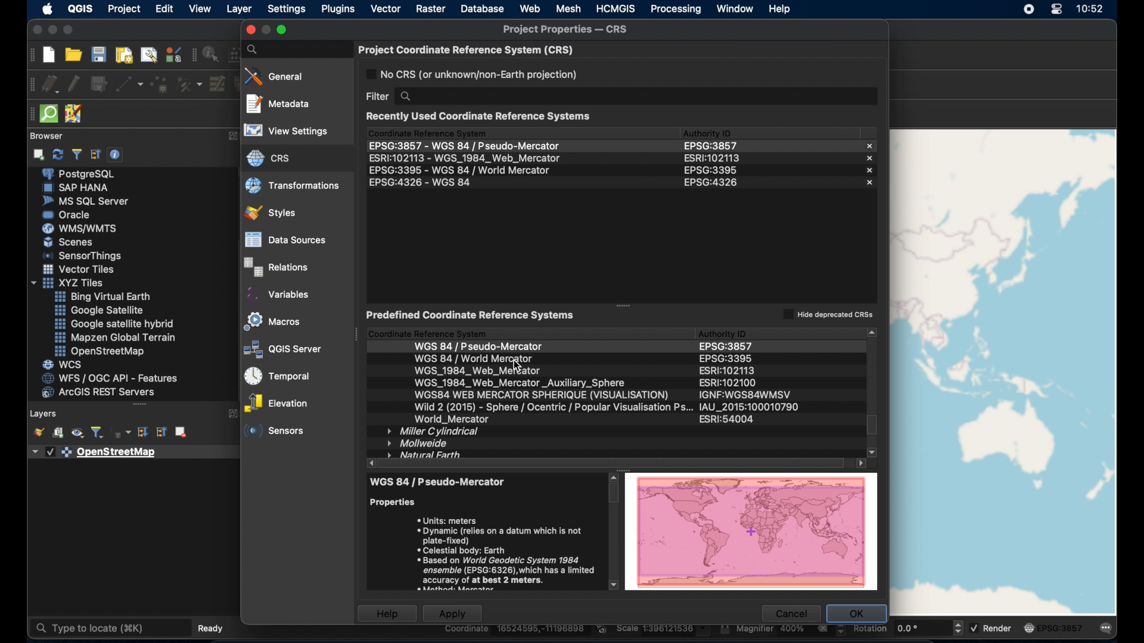 The height and width of the screenshot is (643, 1144). What do you see at coordinates (123, 432) in the screenshot?
I see `filter legend by expression` at bounding box center [123, 432].